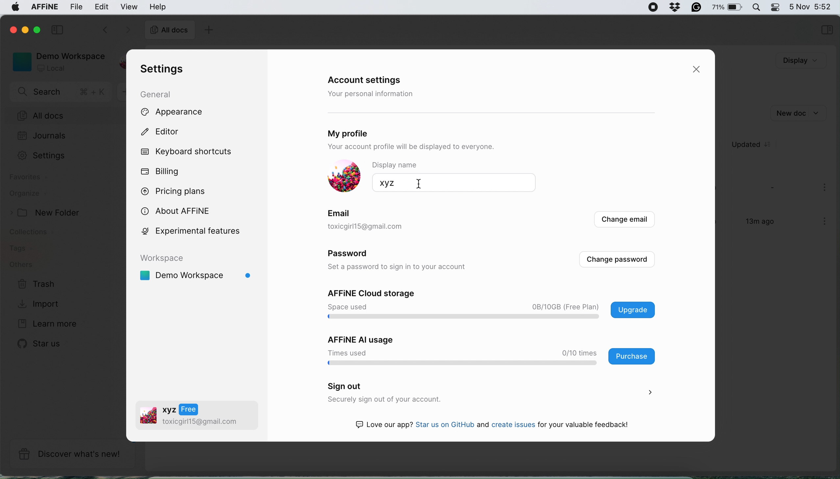 The height and width of the screenshot is (479, 840). What do you see at coordinates (72, 454) in the screenshot?
I see `discover what's new` at bounding box center [72, 454].